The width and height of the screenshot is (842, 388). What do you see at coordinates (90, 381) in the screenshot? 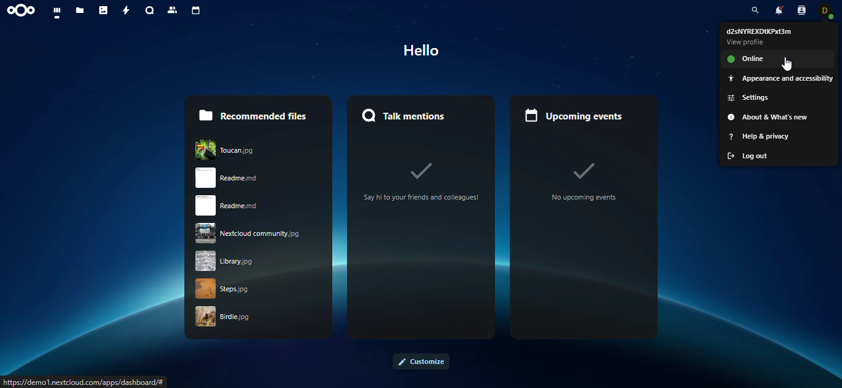
I see `PTE] VA Sr PRN TO Temes` at bounding box center [90, 381].